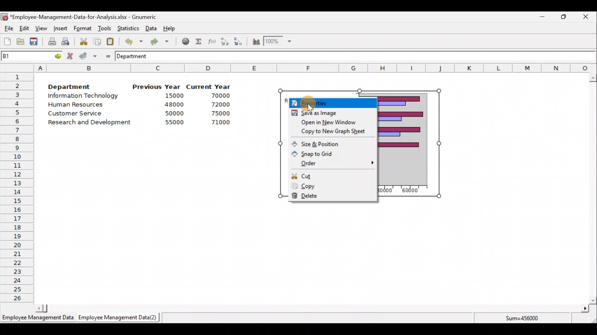 Image resolution: width=597 pixels, height=335 pixels. Describe the element at coordinates (329, 186) in the screenshot. I see `Copy` at that location.